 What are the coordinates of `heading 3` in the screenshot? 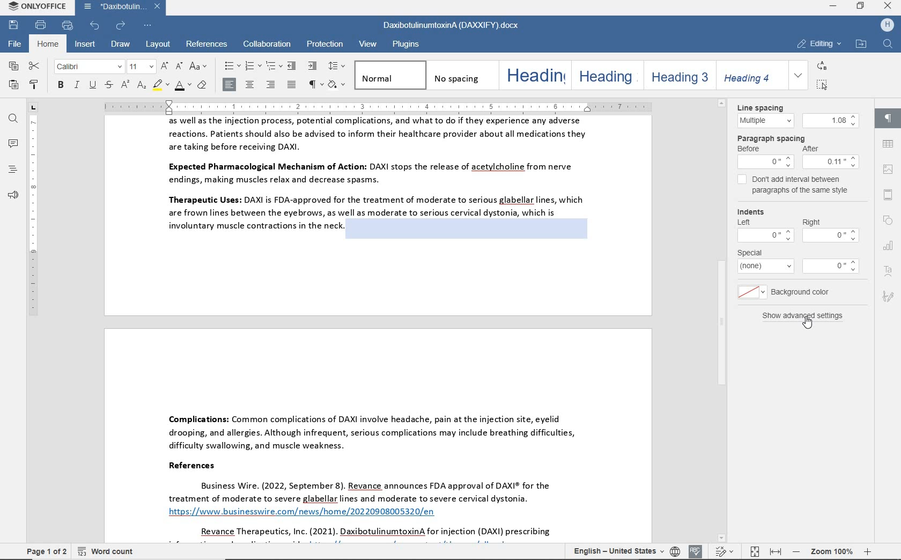 It's located at (678, 75).